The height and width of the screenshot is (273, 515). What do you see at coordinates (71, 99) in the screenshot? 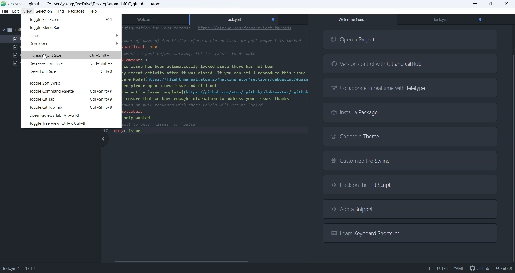
I see `Toggle Git tab` at bounding box center [71, 99].